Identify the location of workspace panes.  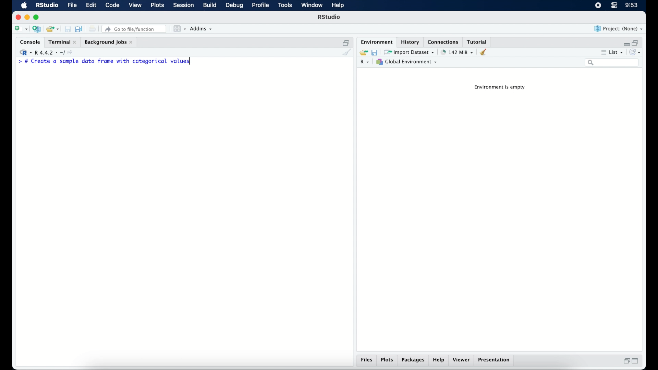
(179, 29).